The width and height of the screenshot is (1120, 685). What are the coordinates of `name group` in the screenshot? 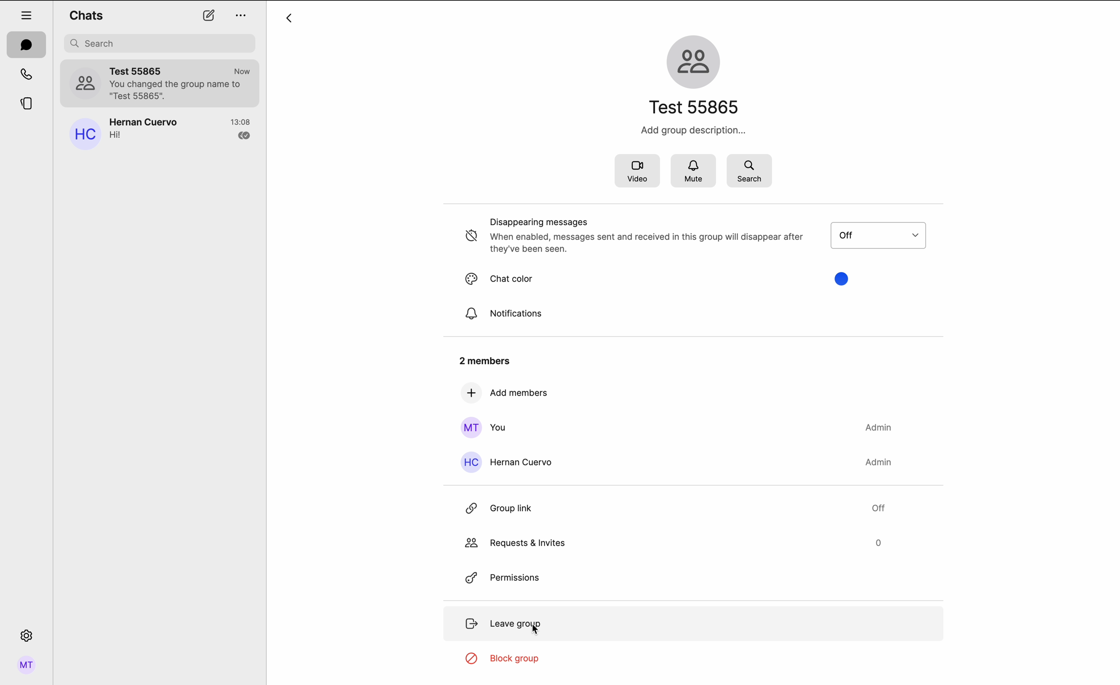 It's located at (698, 107).